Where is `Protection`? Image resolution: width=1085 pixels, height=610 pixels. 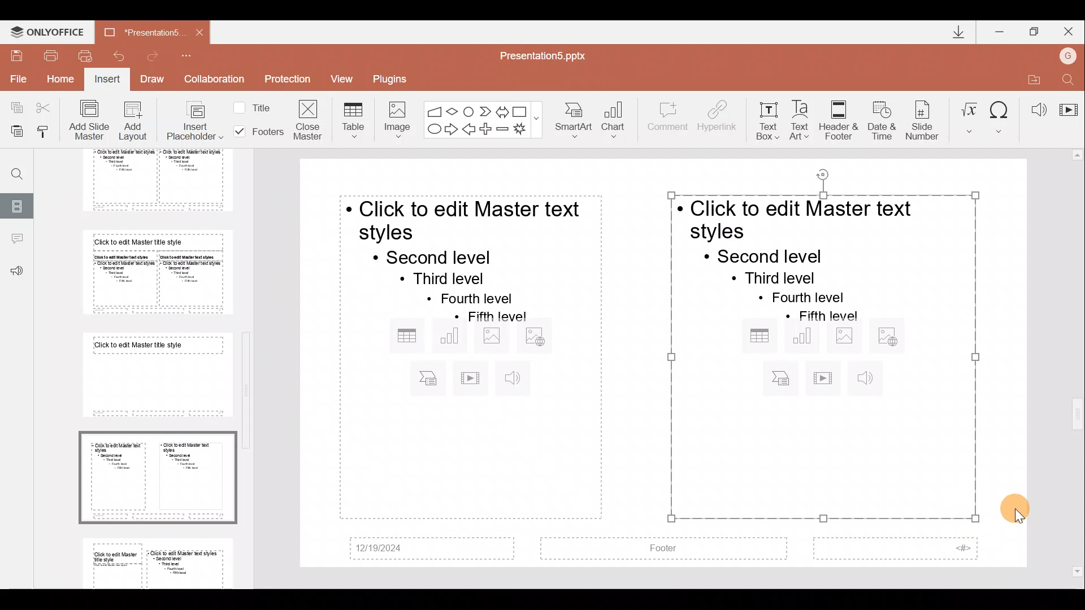 Protection is located at coordinates (287, 81).